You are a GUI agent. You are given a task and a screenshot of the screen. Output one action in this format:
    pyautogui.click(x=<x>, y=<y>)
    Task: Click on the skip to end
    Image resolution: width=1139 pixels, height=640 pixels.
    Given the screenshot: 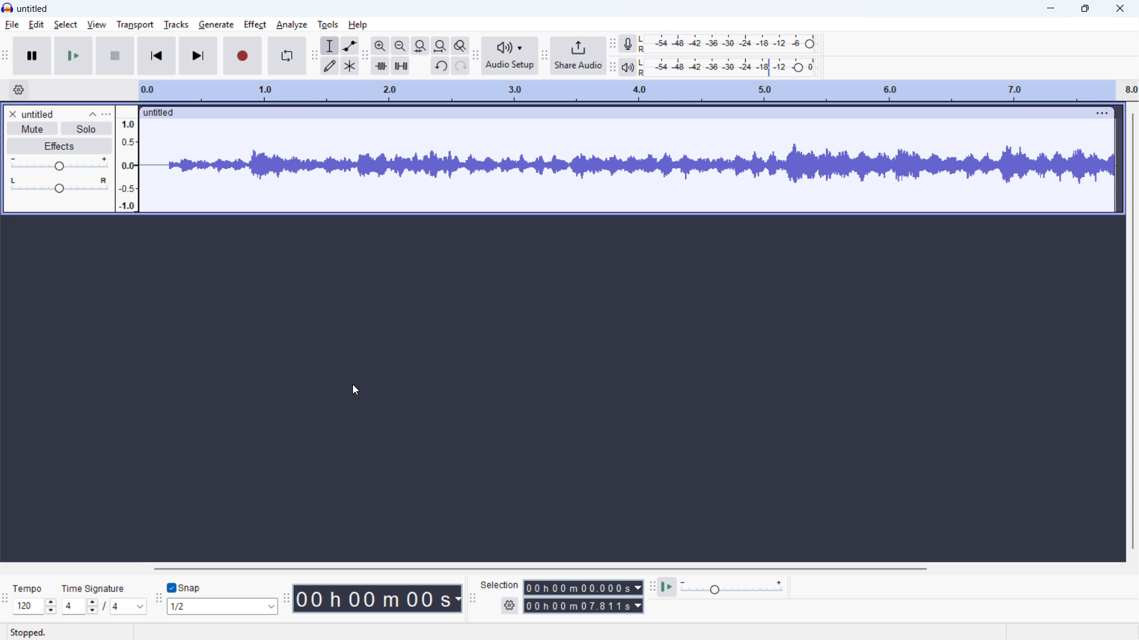 What is the action you would take?
    pyautogui.click(x=199, y=56)
    